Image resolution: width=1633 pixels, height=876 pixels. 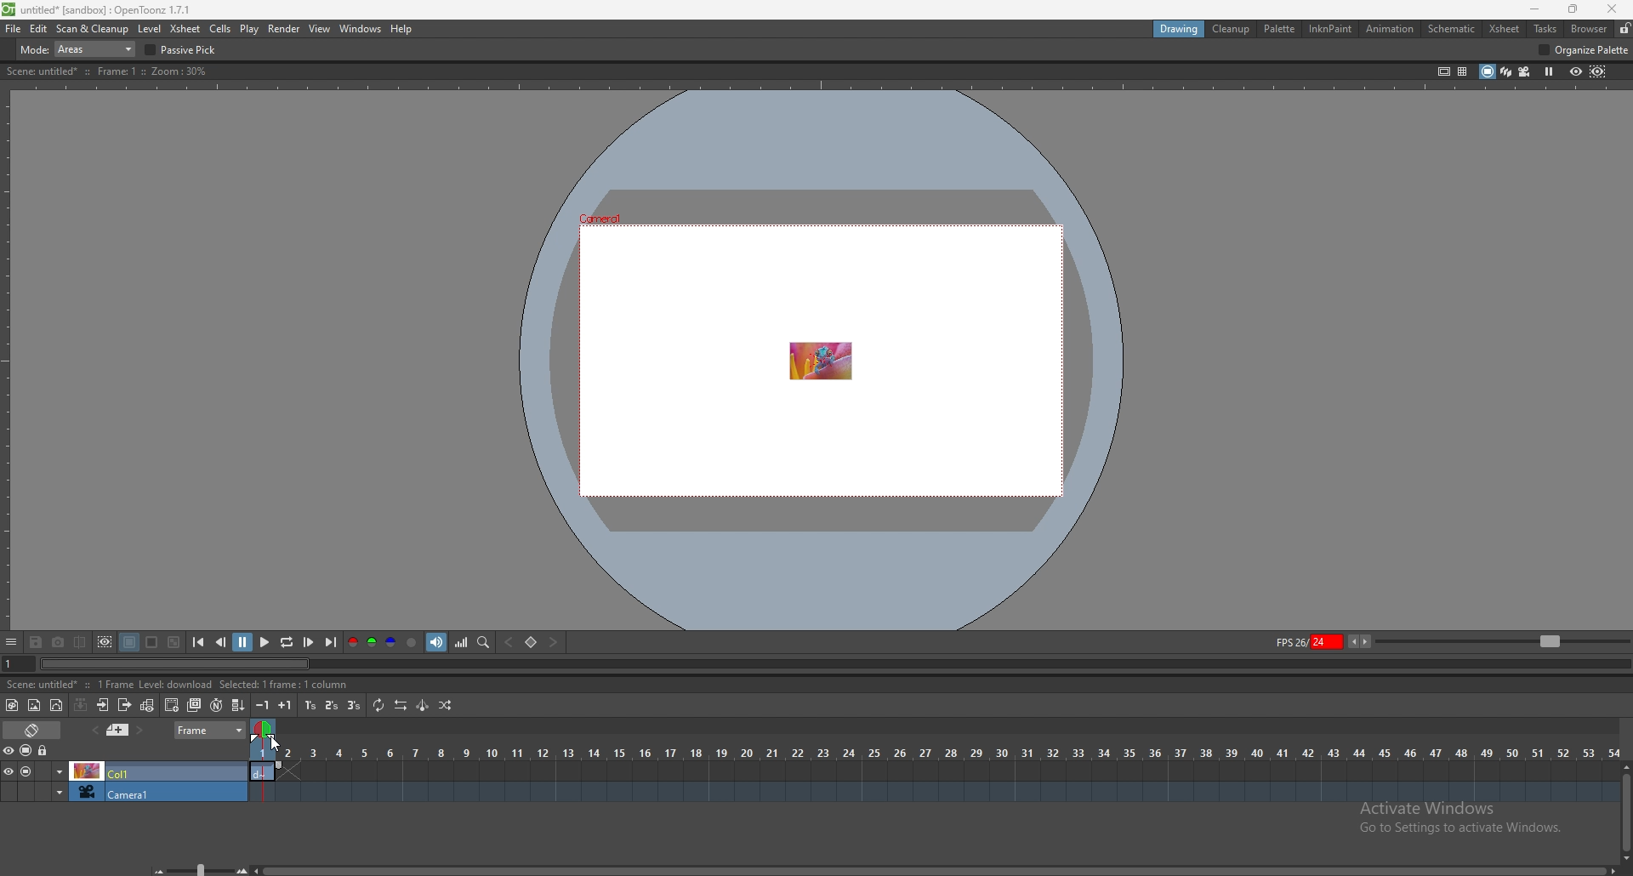 What do you see at coordinates (287, 642) in the screenshot?
I see `loop` at bounding box center [287, 642].